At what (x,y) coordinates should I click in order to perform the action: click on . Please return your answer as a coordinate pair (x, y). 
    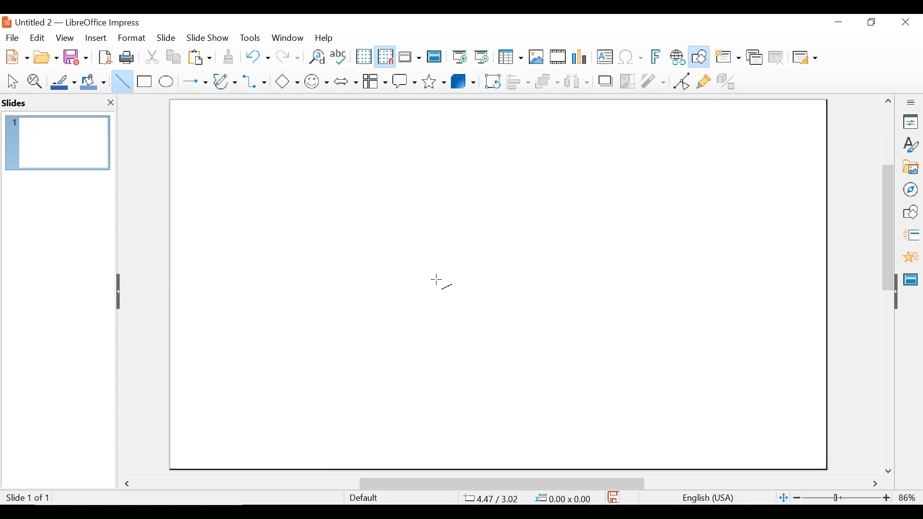
    Looking at the image, I should click on (226, 81).